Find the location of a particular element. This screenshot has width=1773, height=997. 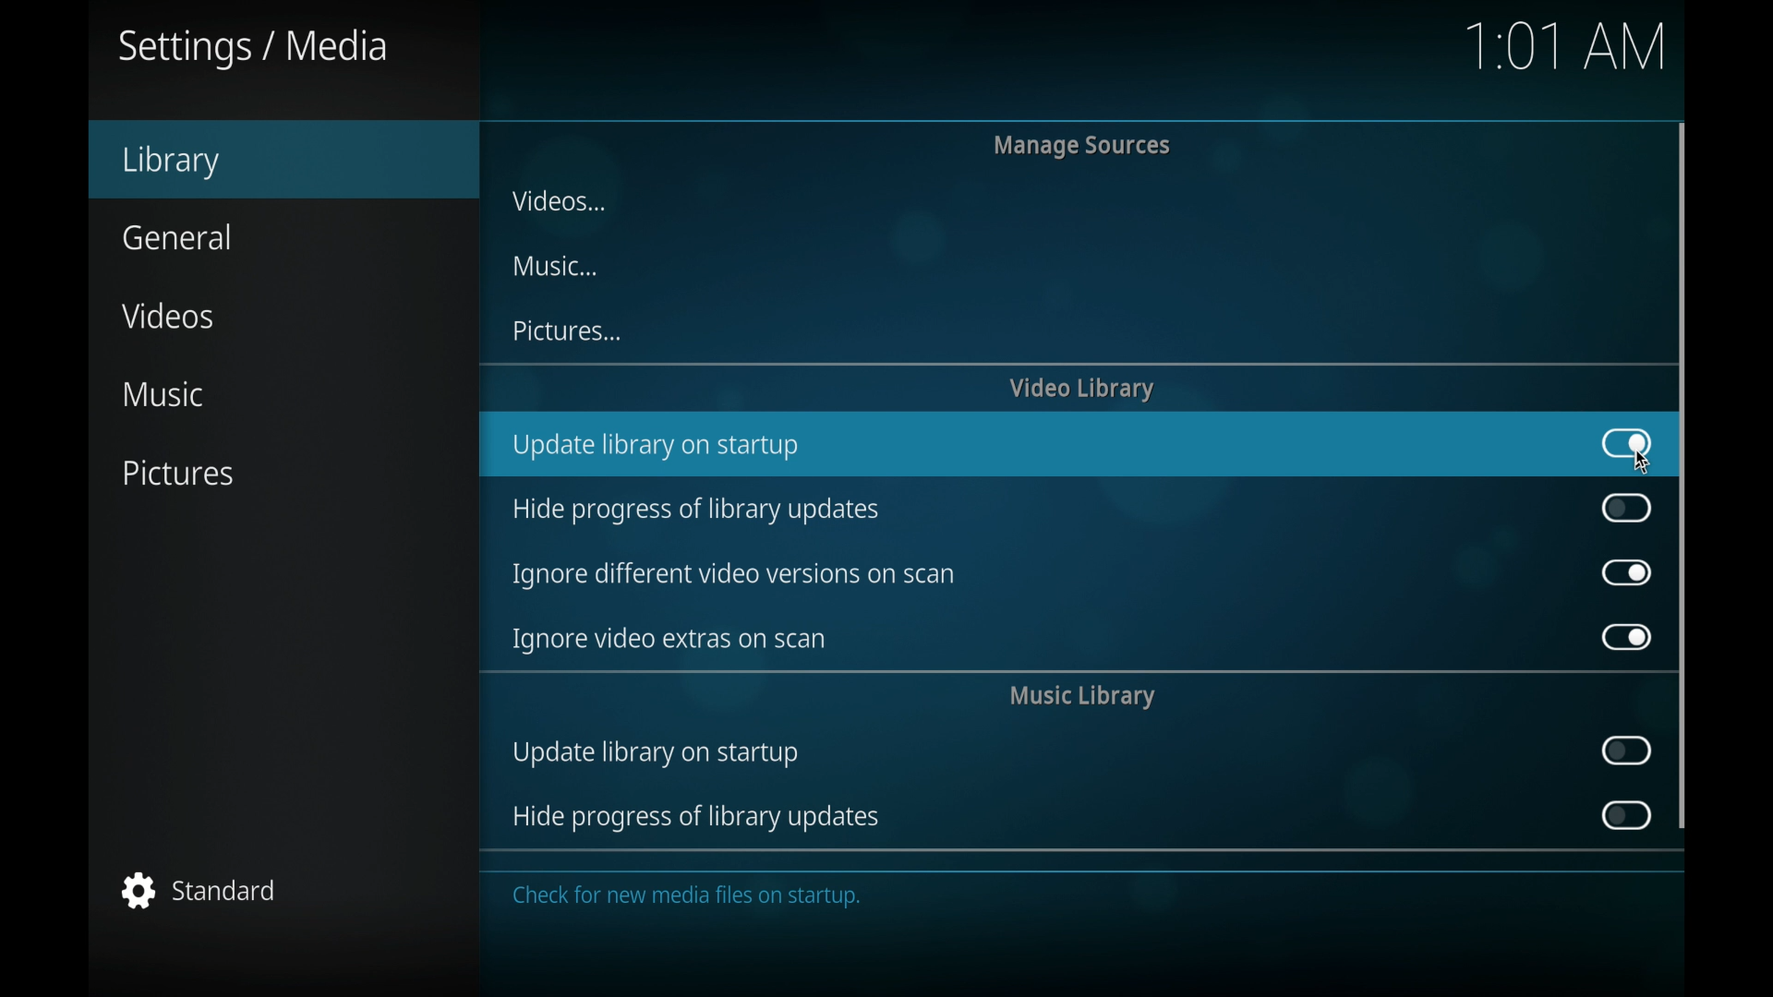

Check for new media files on startup. is located at coordinates (696, 902).